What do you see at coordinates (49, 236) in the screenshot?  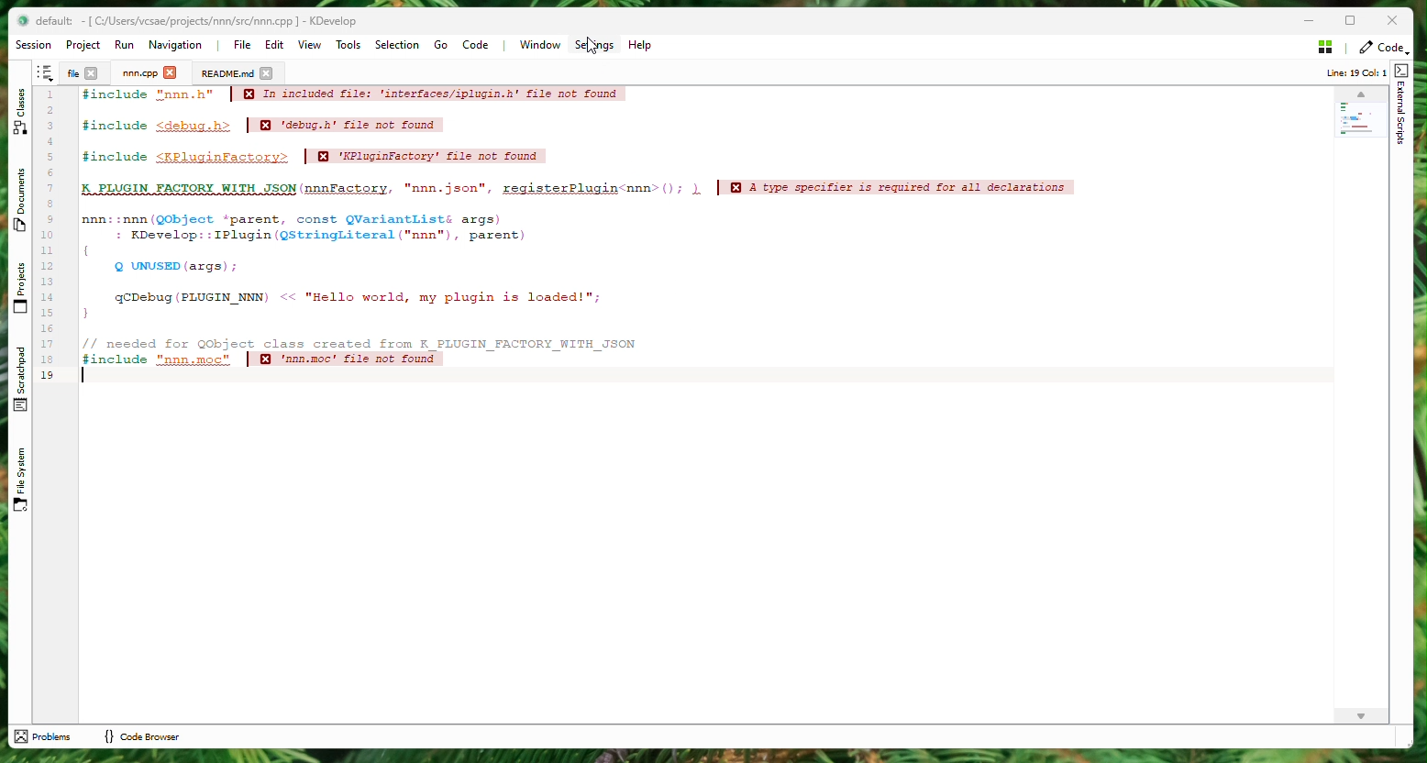 I see `10` at bounding box center [49, 236].